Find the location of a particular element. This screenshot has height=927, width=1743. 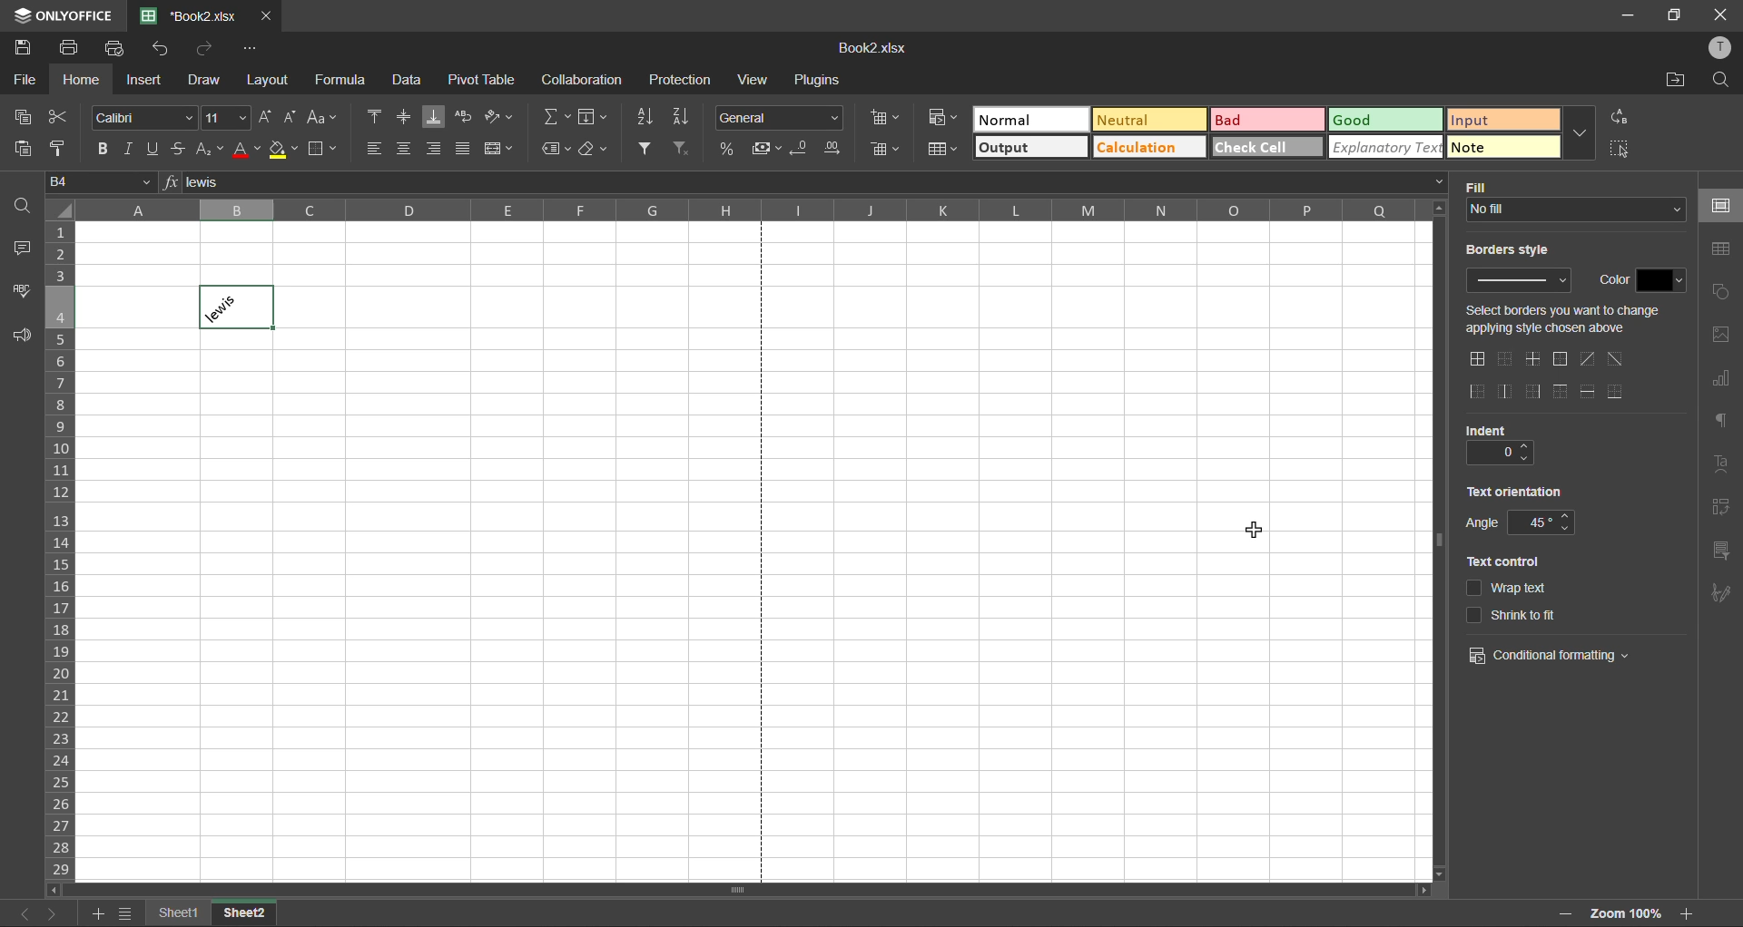

minimize is located at coordinates (1629, 15).